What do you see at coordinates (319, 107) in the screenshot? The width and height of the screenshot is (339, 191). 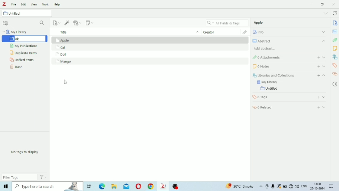 I see `Add` at bounding box center [319, 107].